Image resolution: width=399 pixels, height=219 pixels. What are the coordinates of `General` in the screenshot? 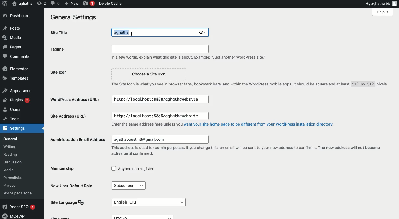 It's located at (11, 139).